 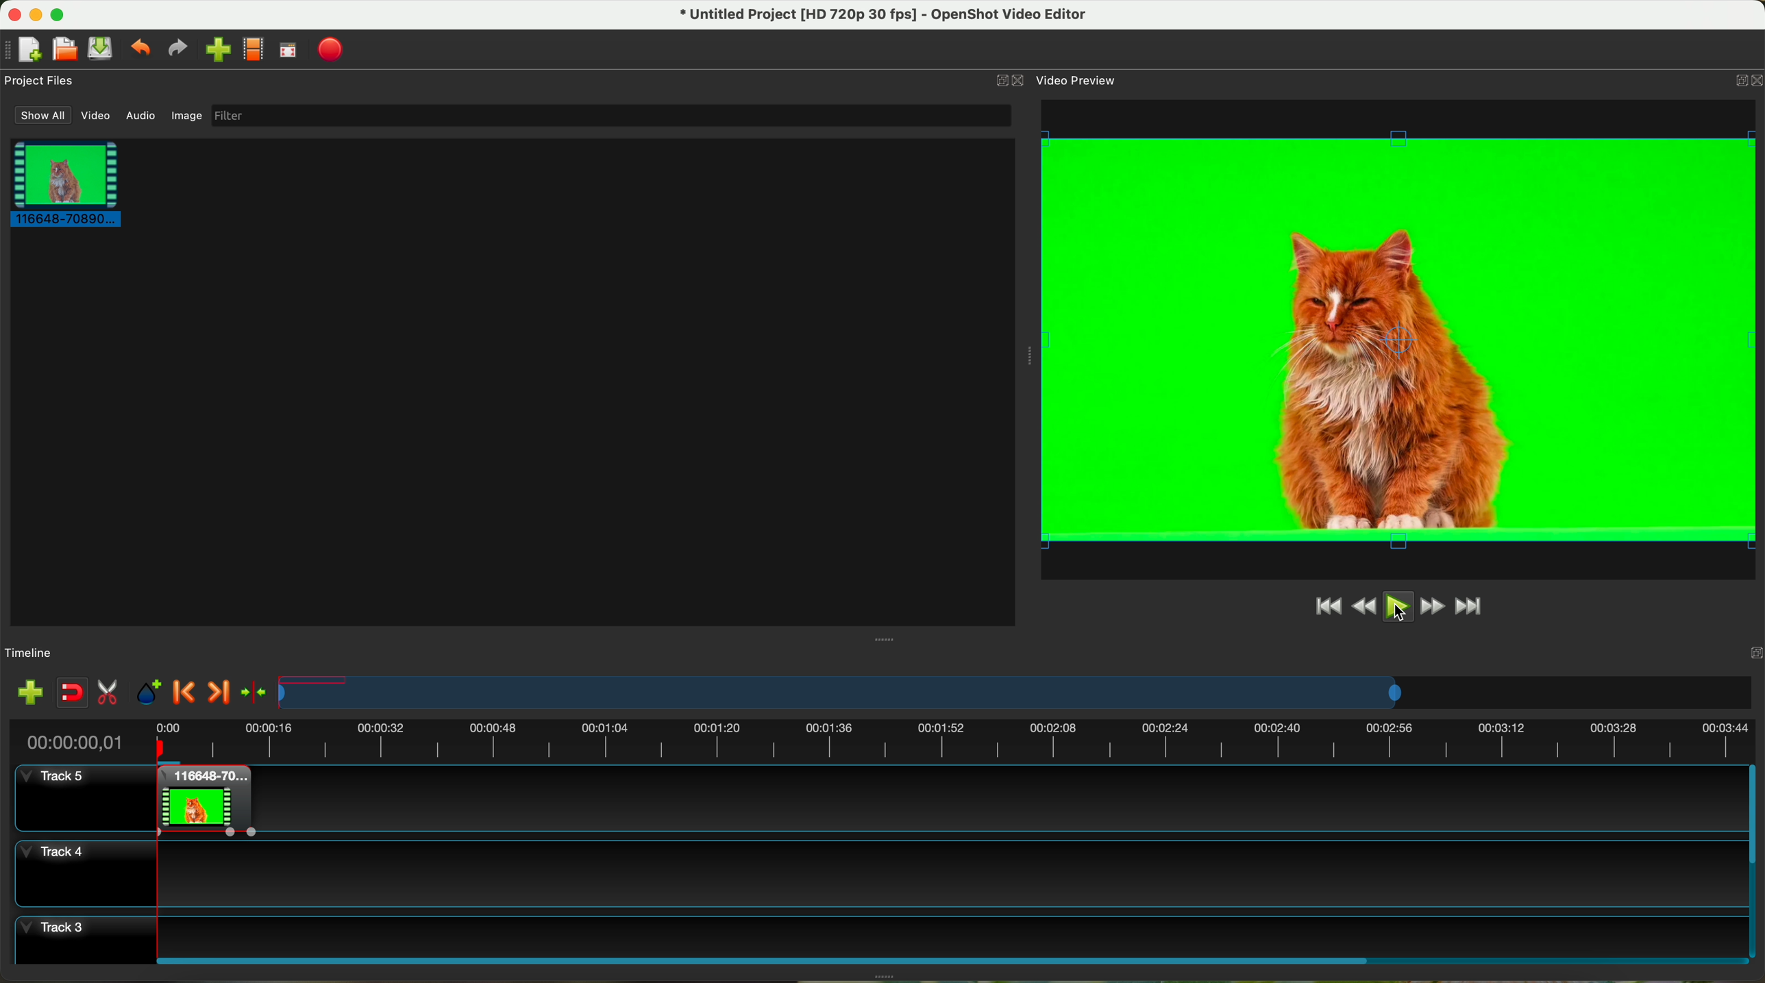 I want to click on track 3, so click(x=879, y=933).